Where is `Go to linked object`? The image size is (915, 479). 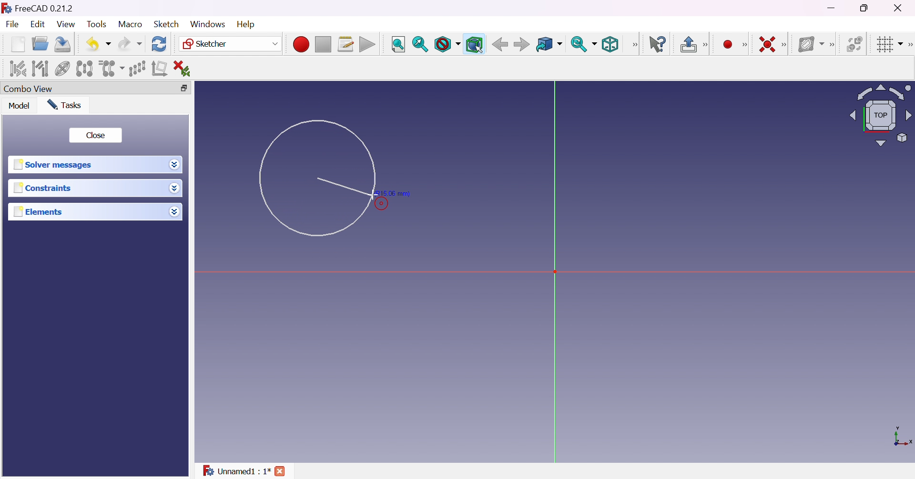 Go to linked object is located at coordinates (549, 45).